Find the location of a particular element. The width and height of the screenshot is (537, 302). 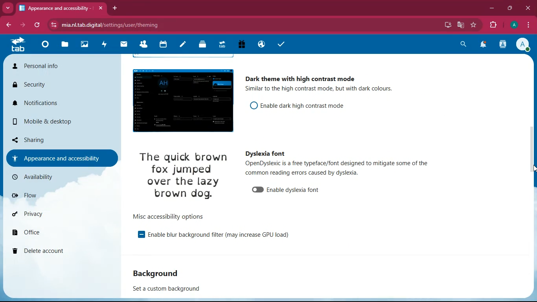

profile is located at coordinates (514, 25).